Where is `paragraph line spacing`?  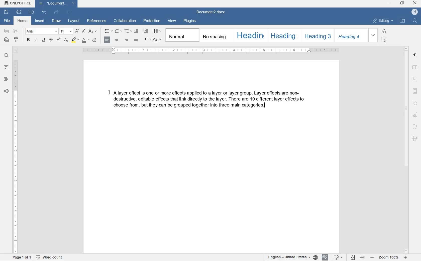
paragraph line spacing is located at coordinates (157, 31).